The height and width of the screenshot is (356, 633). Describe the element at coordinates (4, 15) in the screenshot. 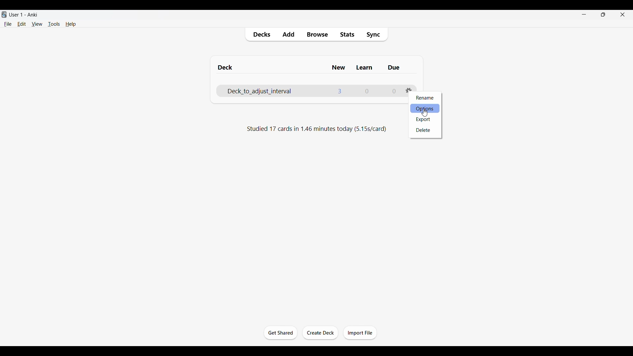

I see `Software logo` at that location.